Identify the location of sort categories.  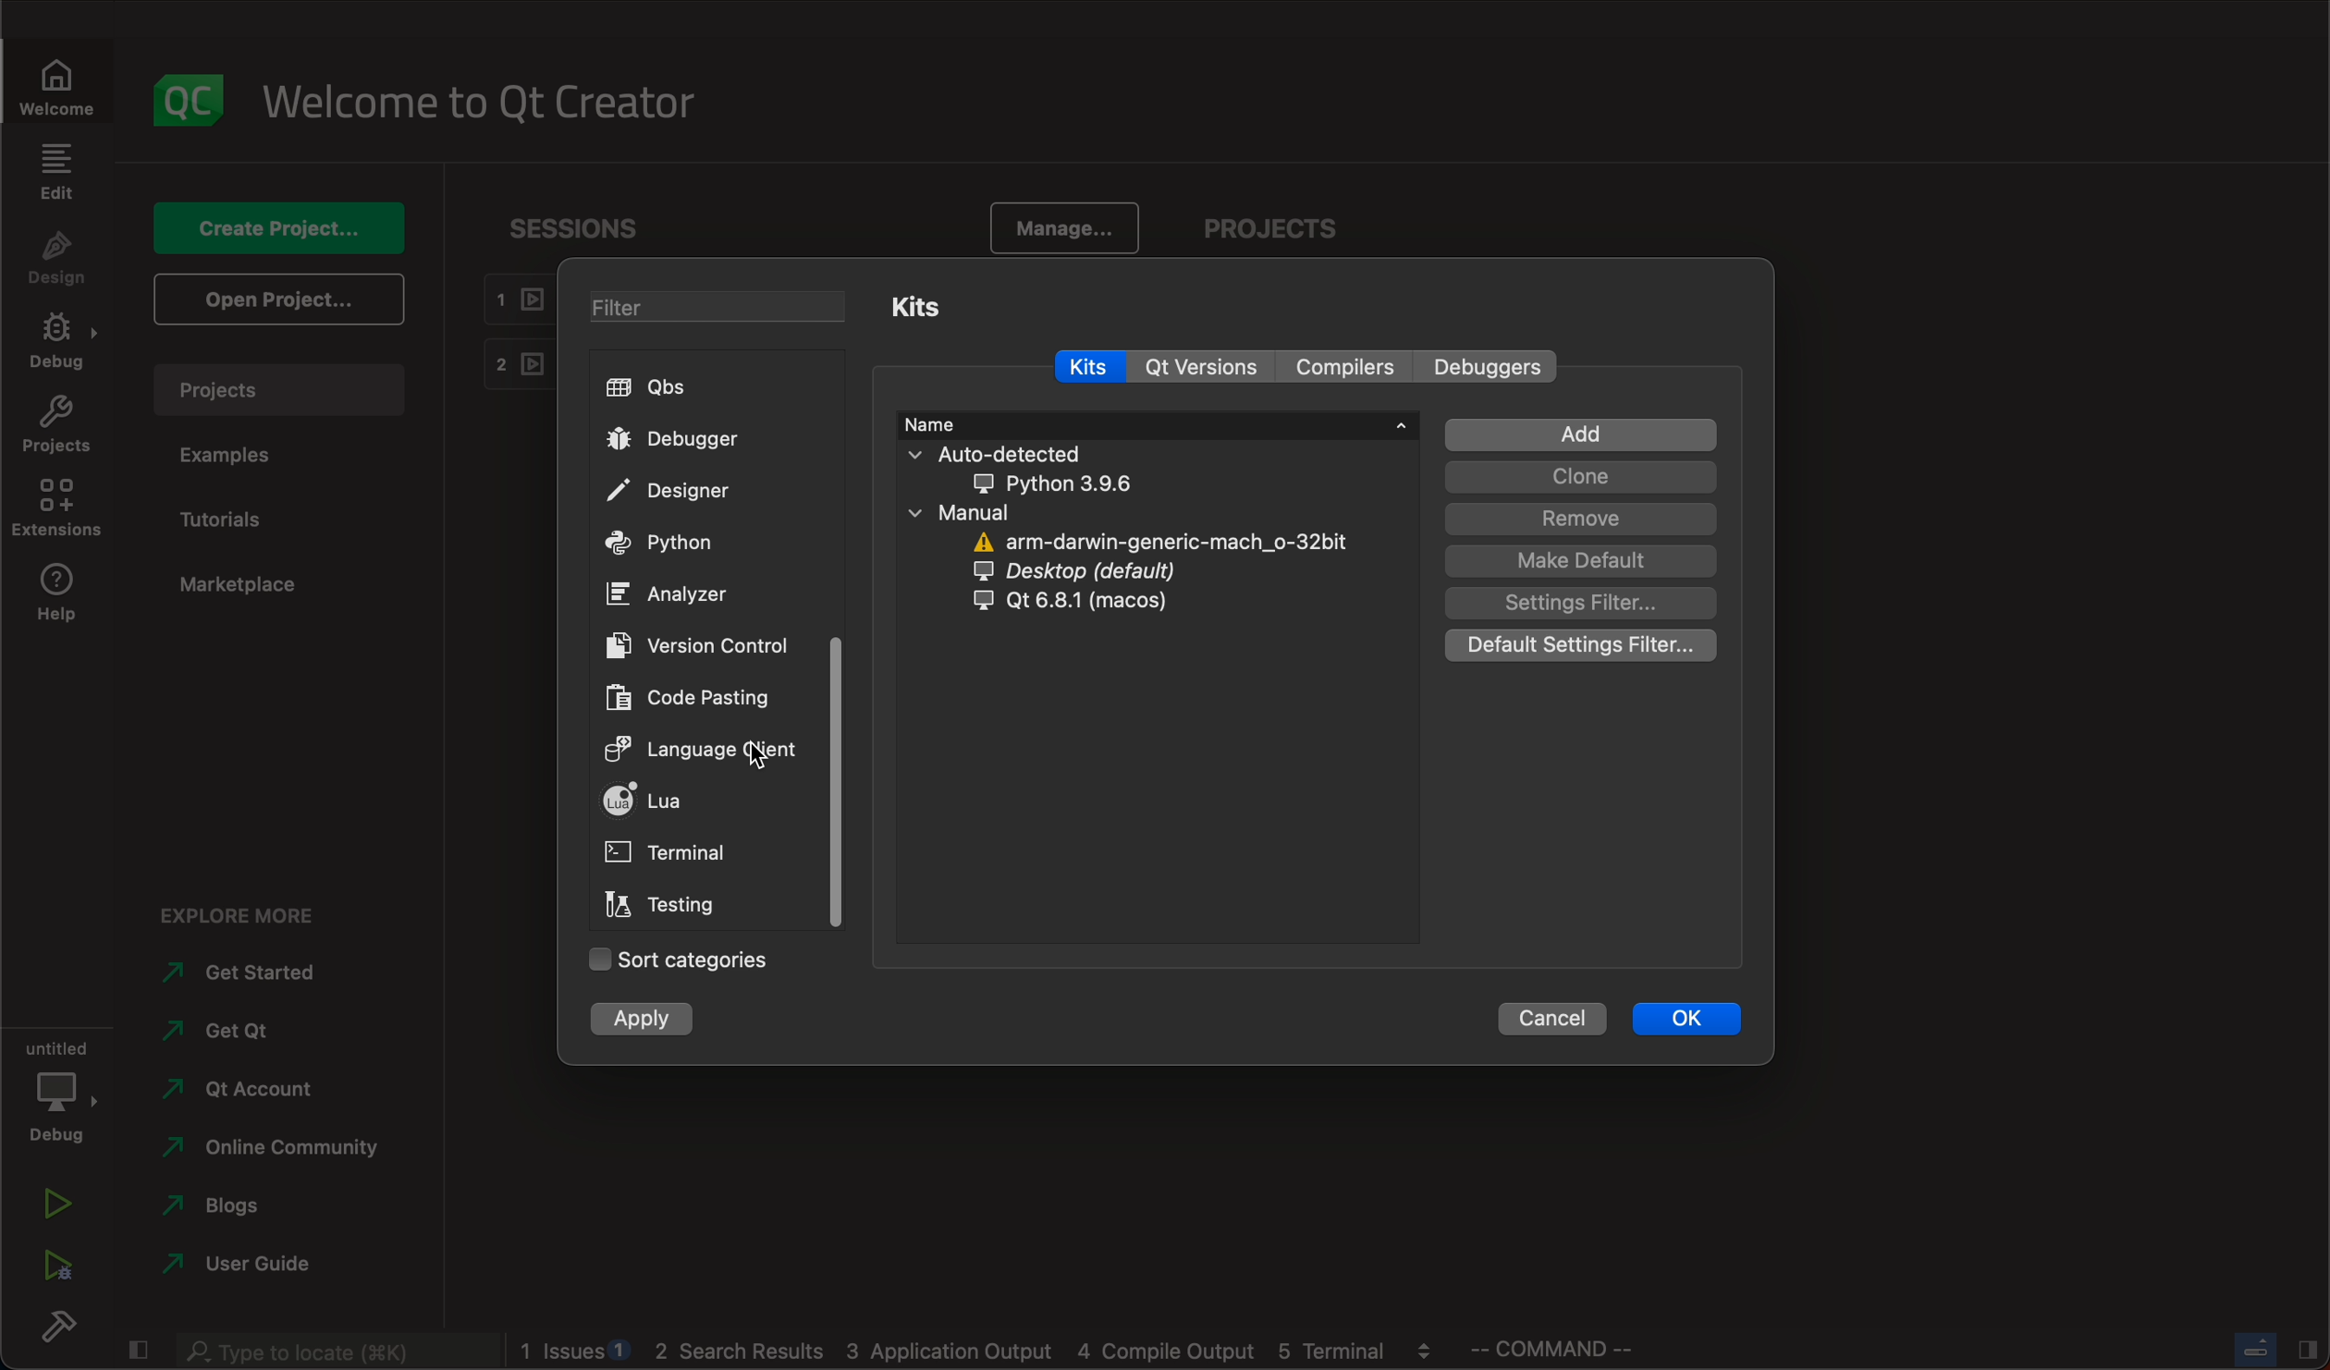
(678, 957).